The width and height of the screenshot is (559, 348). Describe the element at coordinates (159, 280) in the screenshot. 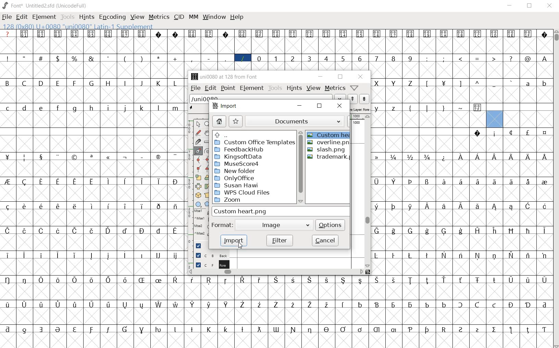

I see `glyph` at that location.